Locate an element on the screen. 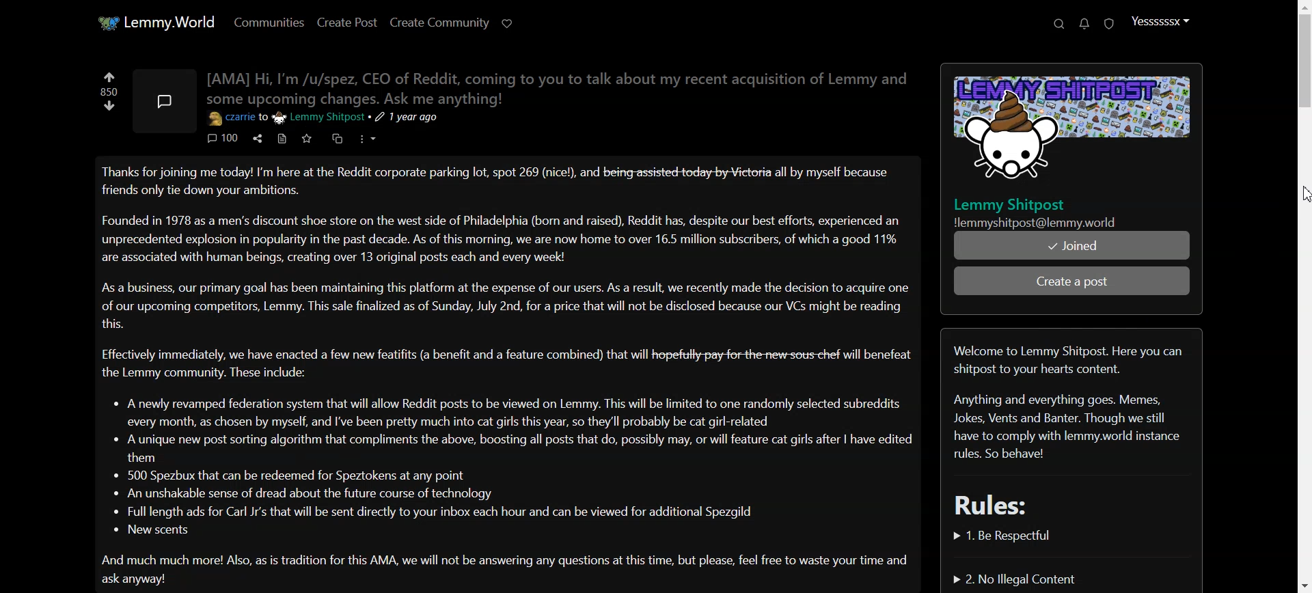 The image size is (1312, 593). No Illegal Content is located at coordinates (1026, 579).